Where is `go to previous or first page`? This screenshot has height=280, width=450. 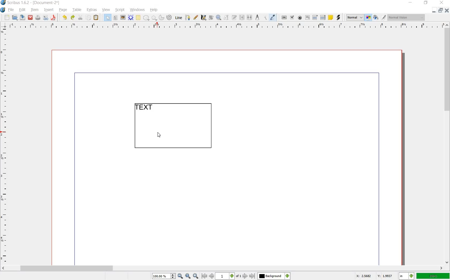
go to previous or first page is located at coordinates (207, 276).